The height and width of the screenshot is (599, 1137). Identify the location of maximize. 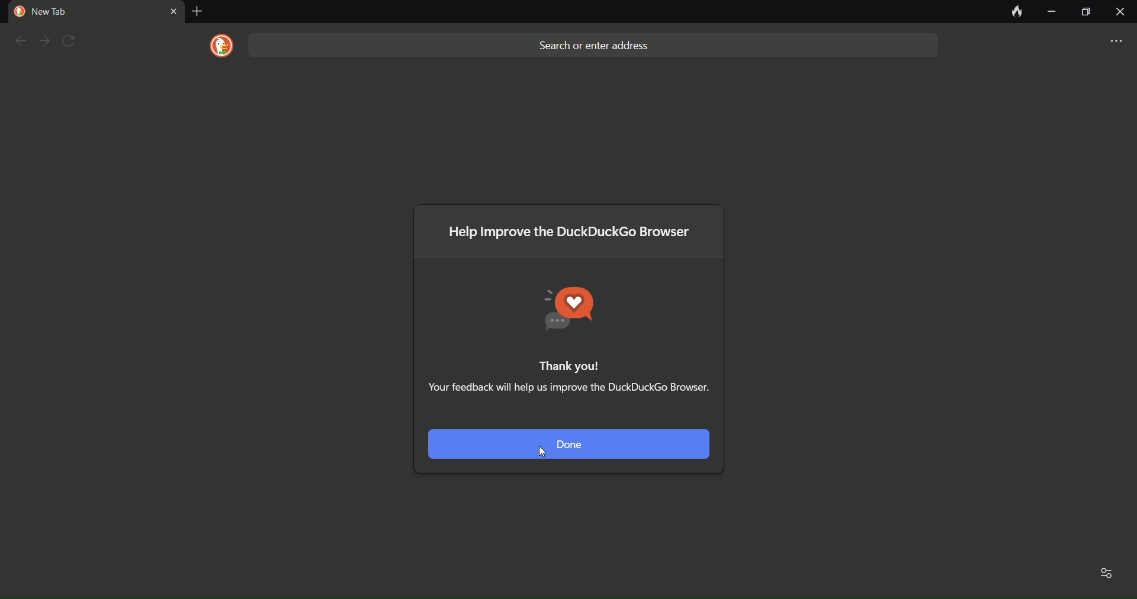
(1084, 12).